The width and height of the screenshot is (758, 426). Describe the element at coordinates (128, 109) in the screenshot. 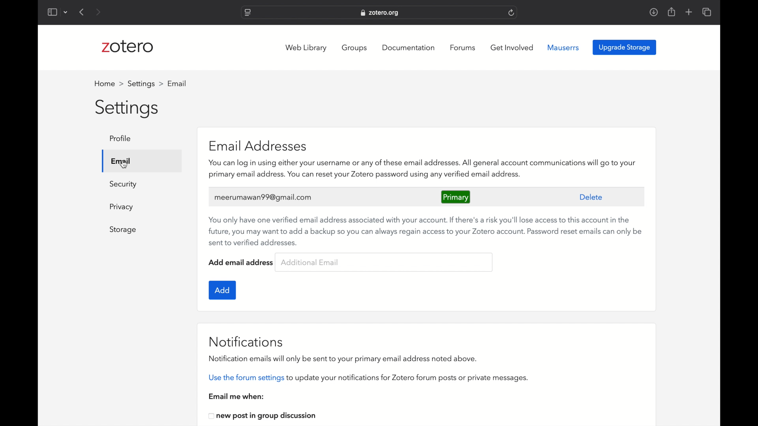

I see `settings` at that location.